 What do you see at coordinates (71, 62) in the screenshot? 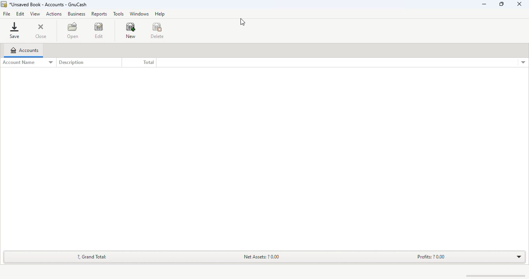
I see `description` at bounding box center [71, 62].